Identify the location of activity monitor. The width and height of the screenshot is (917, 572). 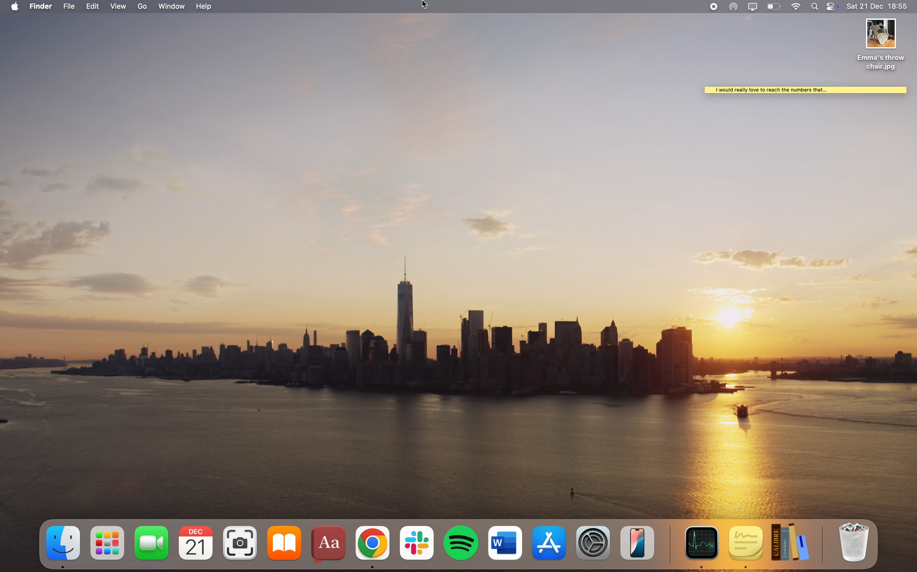
(698, 548).